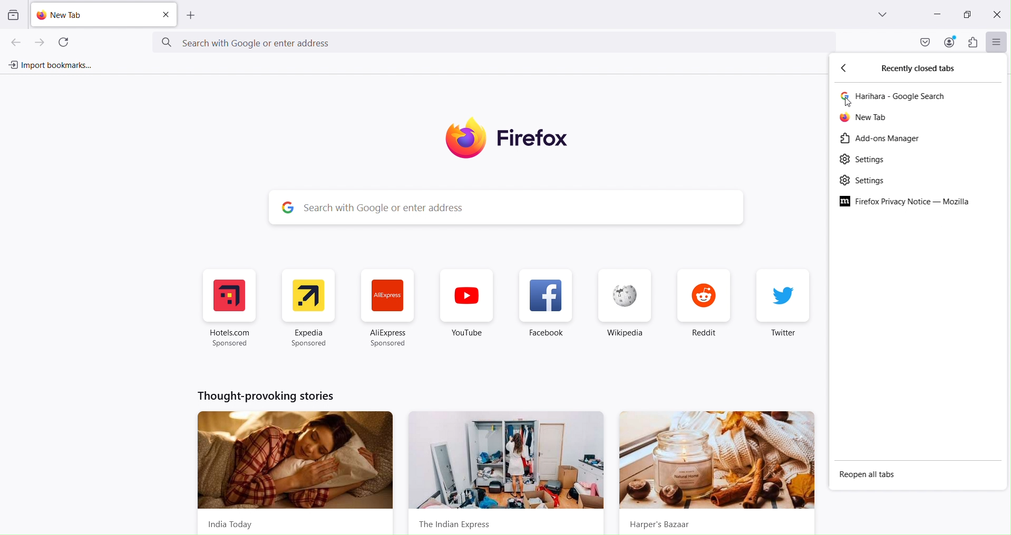 Image resolution: width=1011 pixels, height=535 pixels. Describe the element at coordinates (950, 42) in the screenshot. I see `Account` at that location.